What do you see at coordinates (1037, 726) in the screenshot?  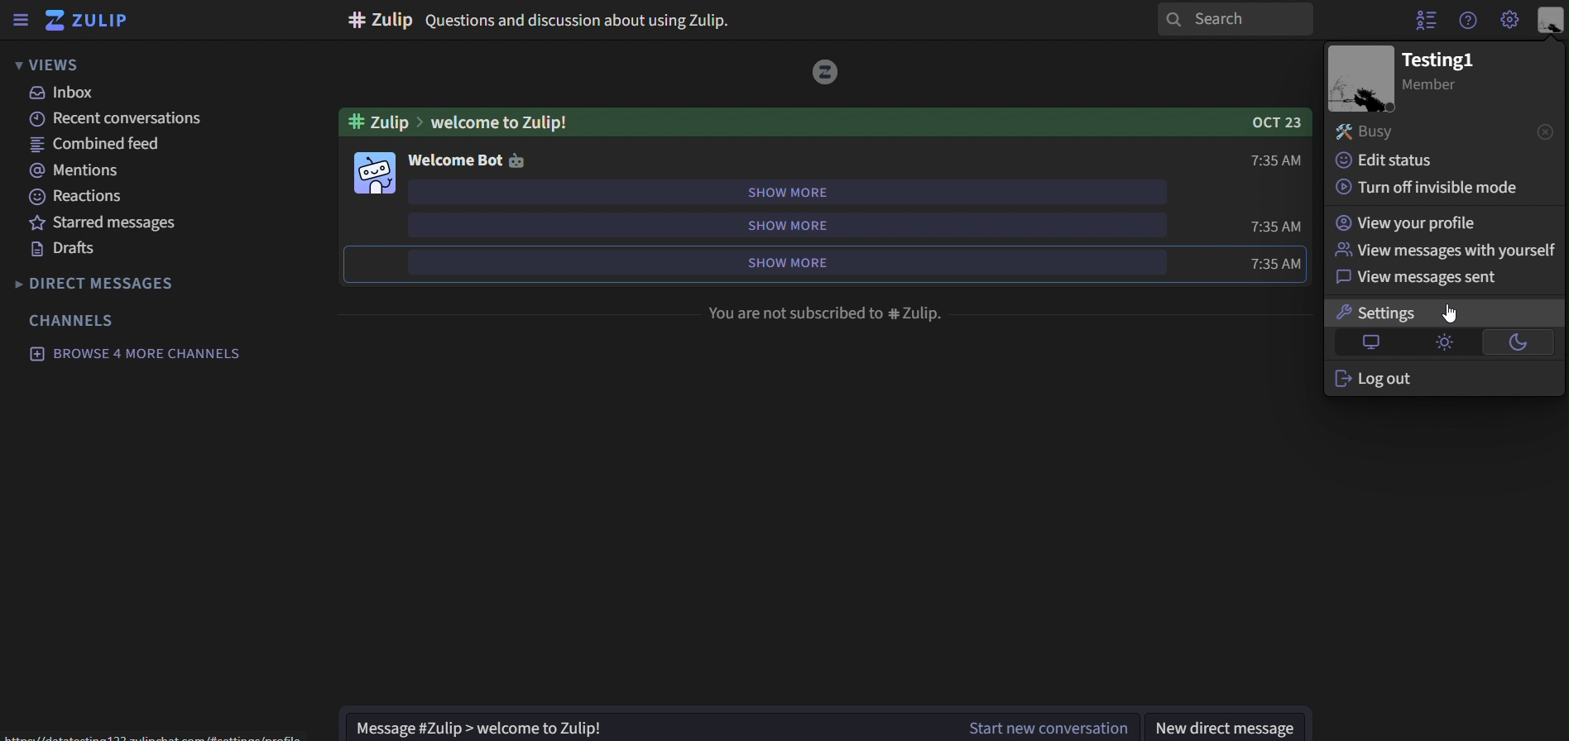 I see `start new conversation` at bounding box center [1037, 726].